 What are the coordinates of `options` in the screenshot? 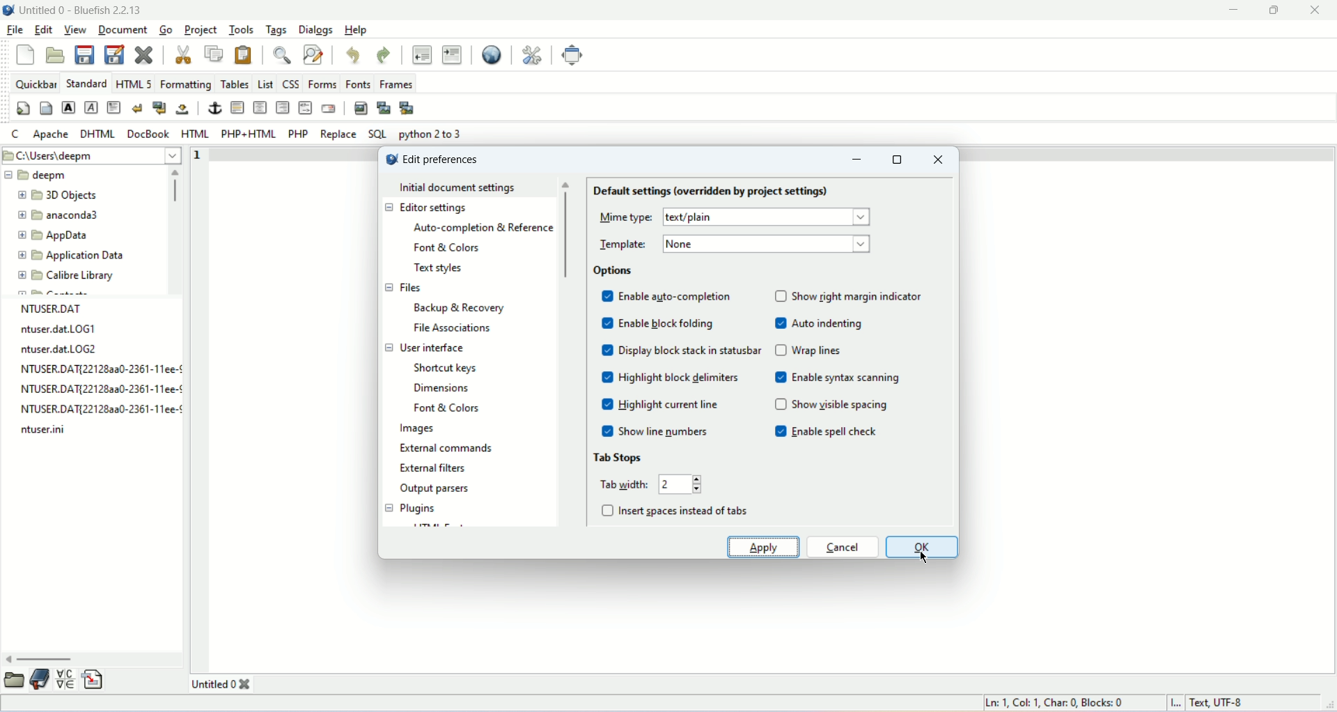 It's located at (616, 271).